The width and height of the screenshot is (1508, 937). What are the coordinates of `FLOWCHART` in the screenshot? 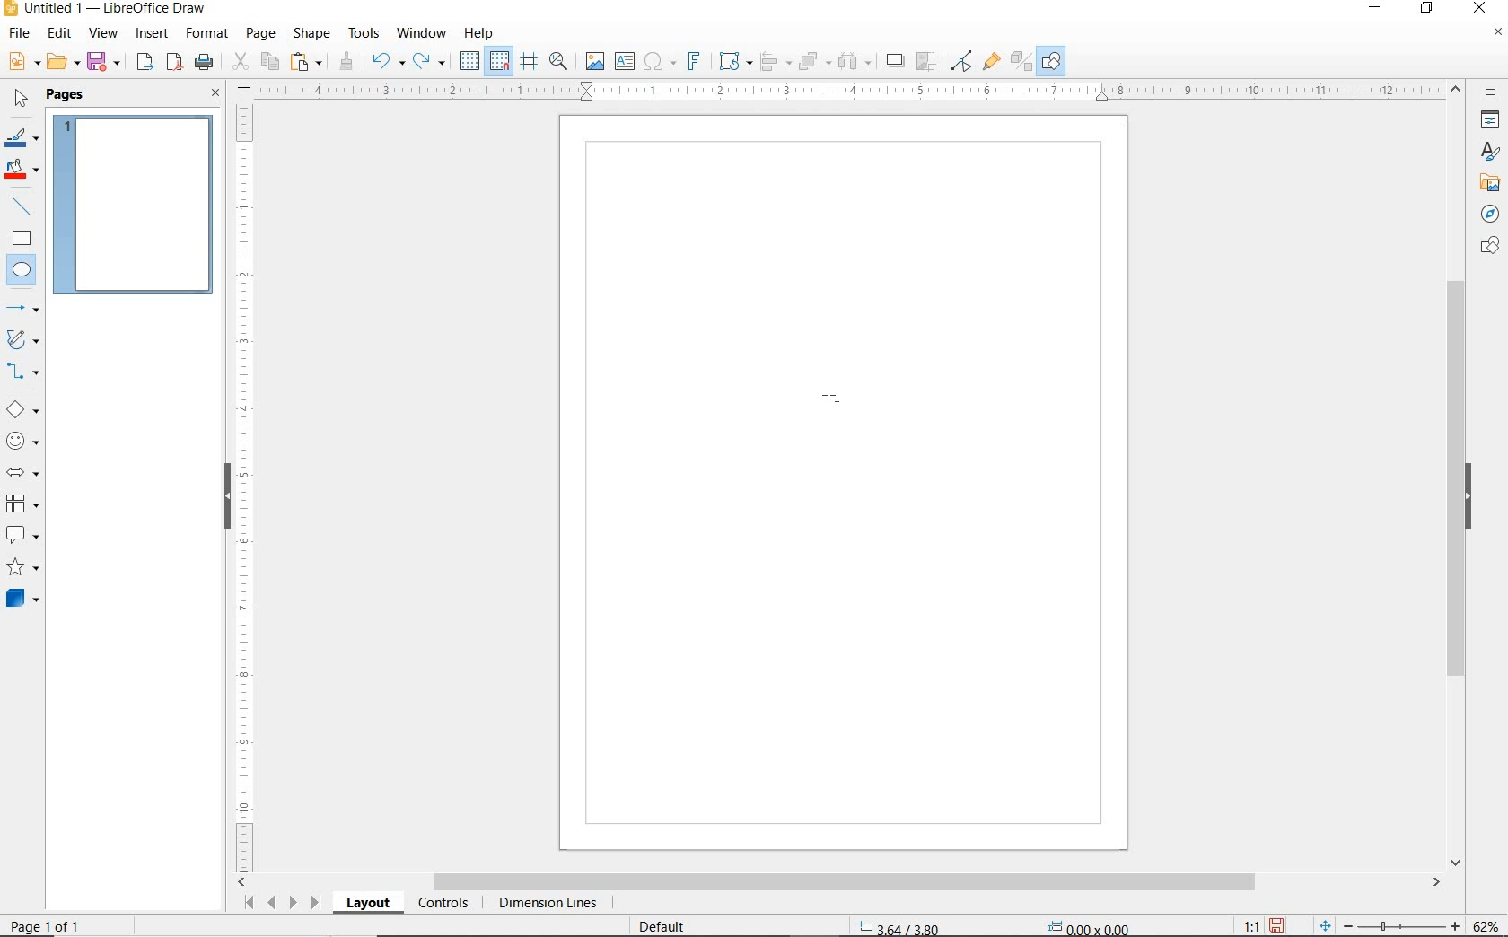 It's located at (22, 504).